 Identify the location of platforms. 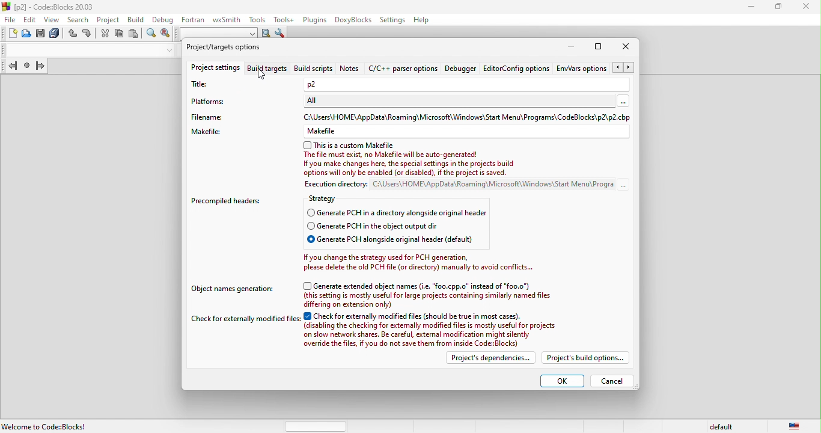
(237, 103).